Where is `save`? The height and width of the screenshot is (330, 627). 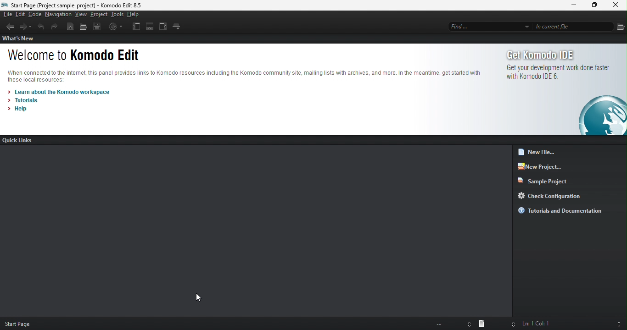 save is located at coordinates (97, 26).